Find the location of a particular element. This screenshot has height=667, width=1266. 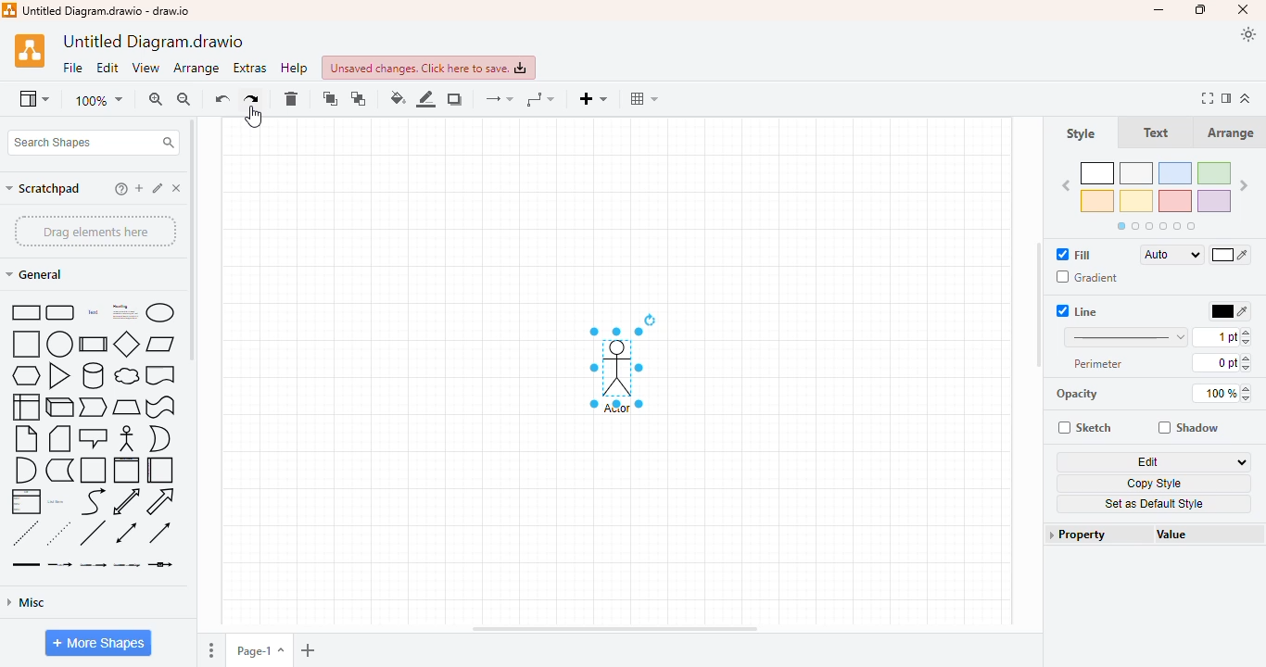

title is located at coordinates (107, 10).